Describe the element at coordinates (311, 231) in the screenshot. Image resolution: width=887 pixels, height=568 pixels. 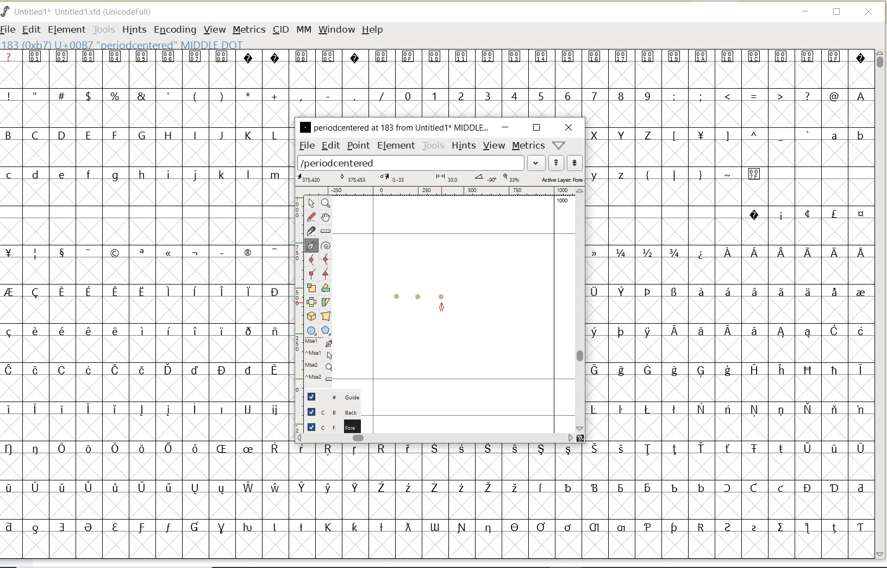
I see `cut splines in two` at that location.